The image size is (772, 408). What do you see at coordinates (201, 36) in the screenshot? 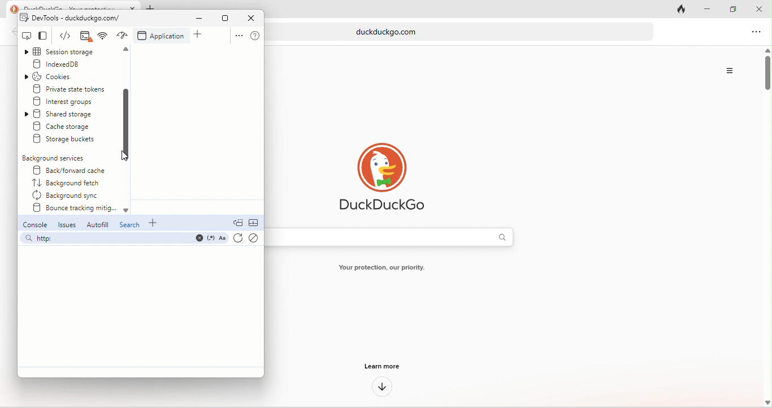
I see `add` at bounding box center [201, 36].